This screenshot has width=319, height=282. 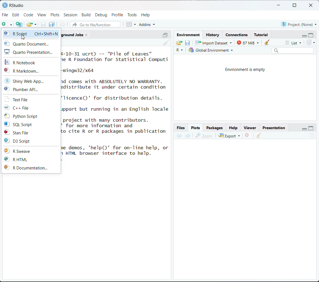 What do you see at coordinates (237, 35) in the screenshot?
I see `Connections` at bounding box center [237, 35].